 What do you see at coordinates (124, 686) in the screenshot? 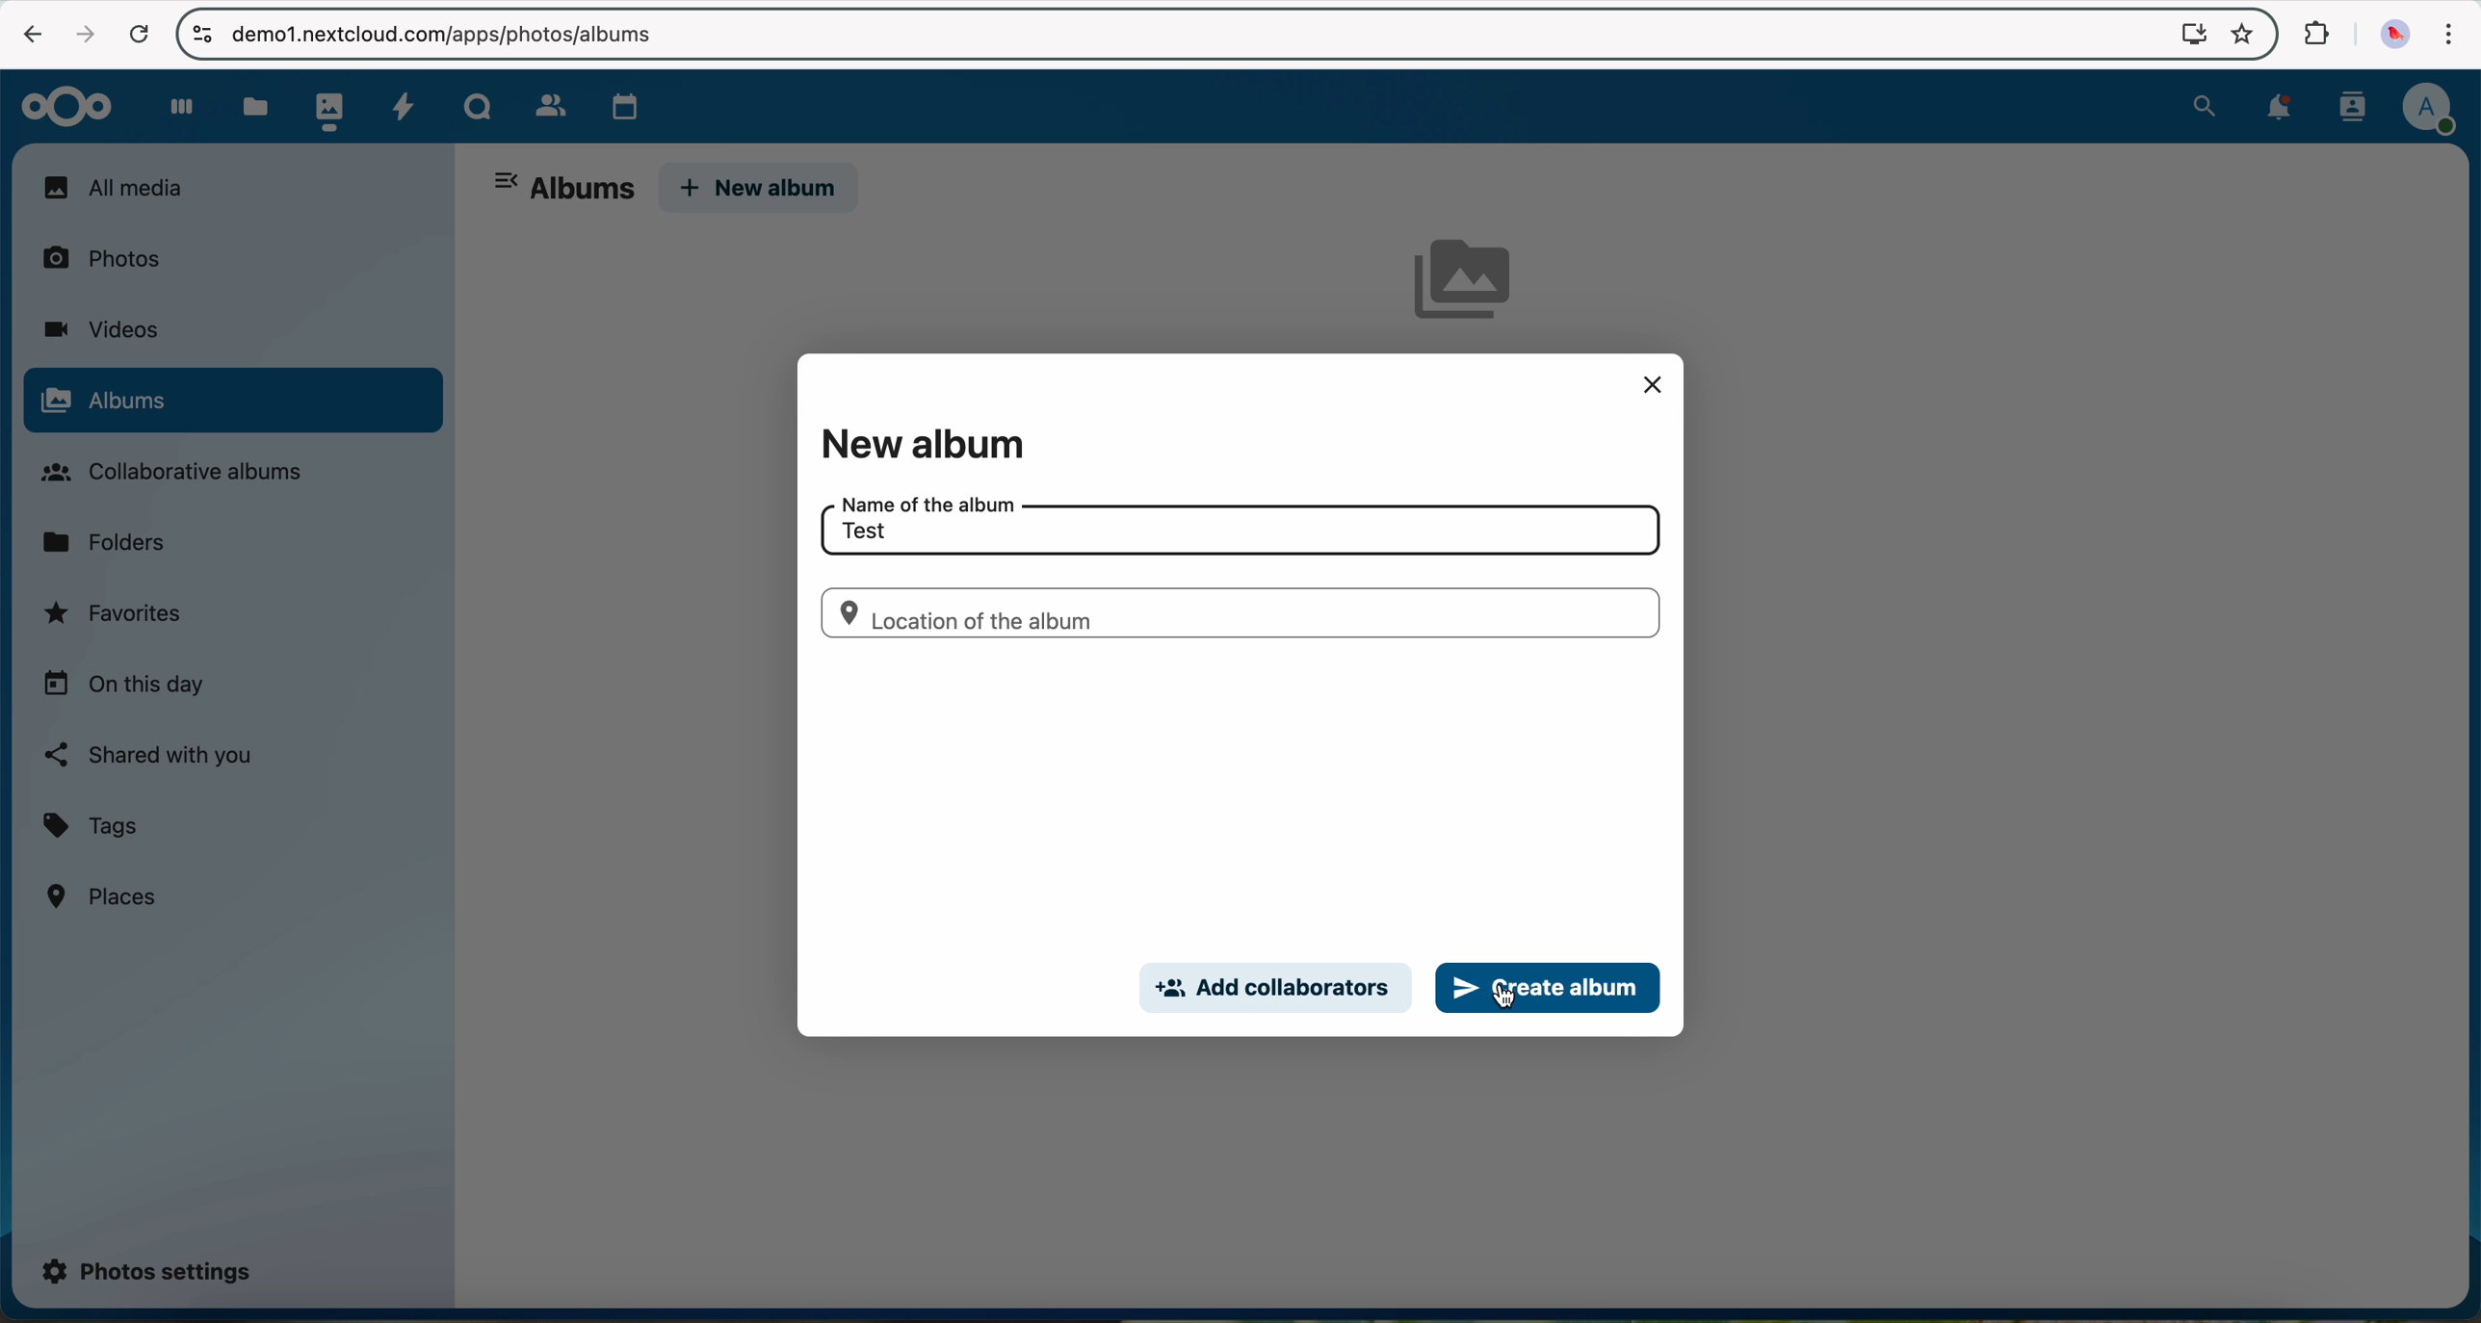
I see `on this day` at bounding box center [124, 686].